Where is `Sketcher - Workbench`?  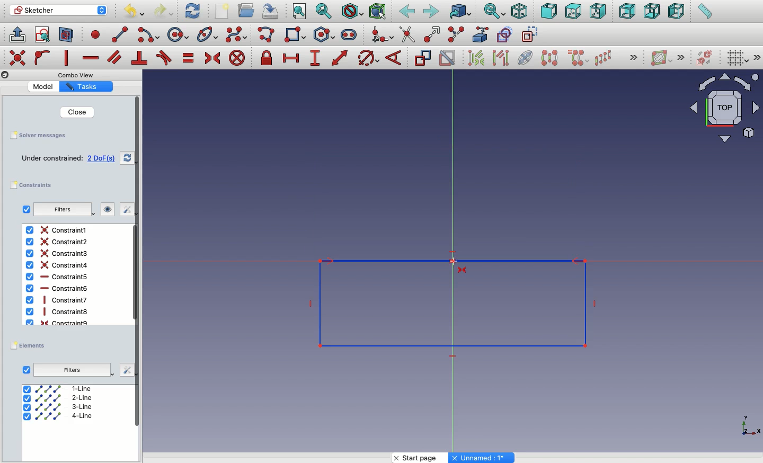
Sketcher - Workbench is located at coordinates (58, 10).